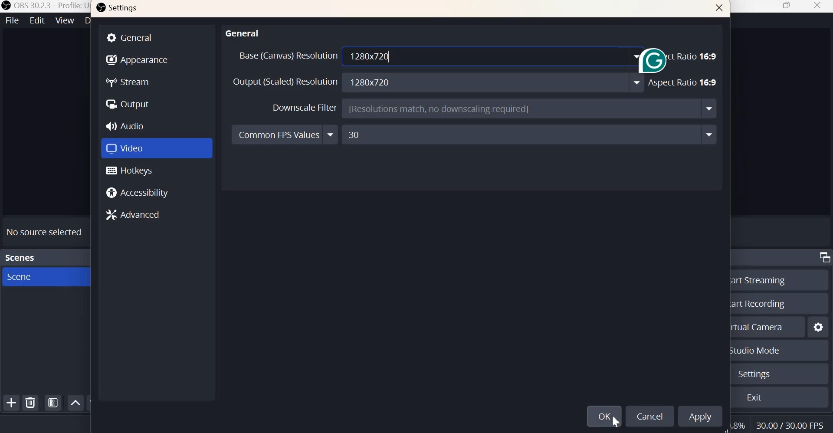 The height and width of the screenshot is (433, 833). I want to click on OK, so click(603, 416).